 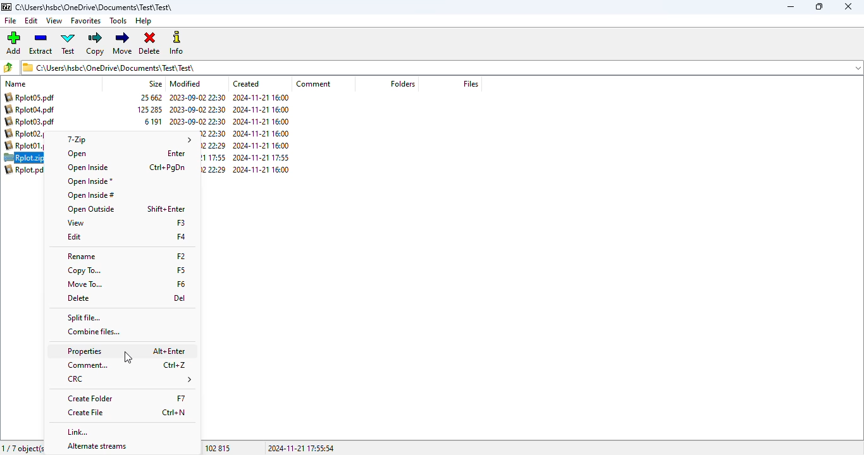 What do you see at coordinates (79, 154) in the screenshot?
I see `open` at bounding box center [79, 154].